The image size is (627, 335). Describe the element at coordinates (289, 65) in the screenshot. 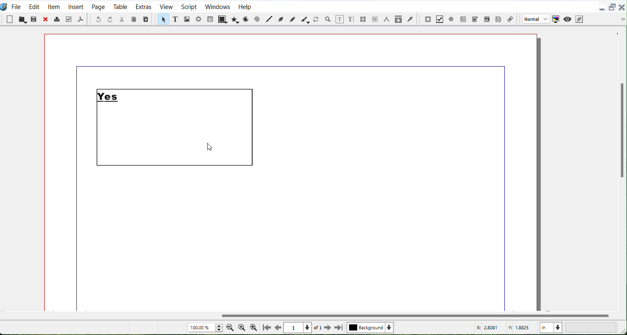

I see `top margin` at that location.